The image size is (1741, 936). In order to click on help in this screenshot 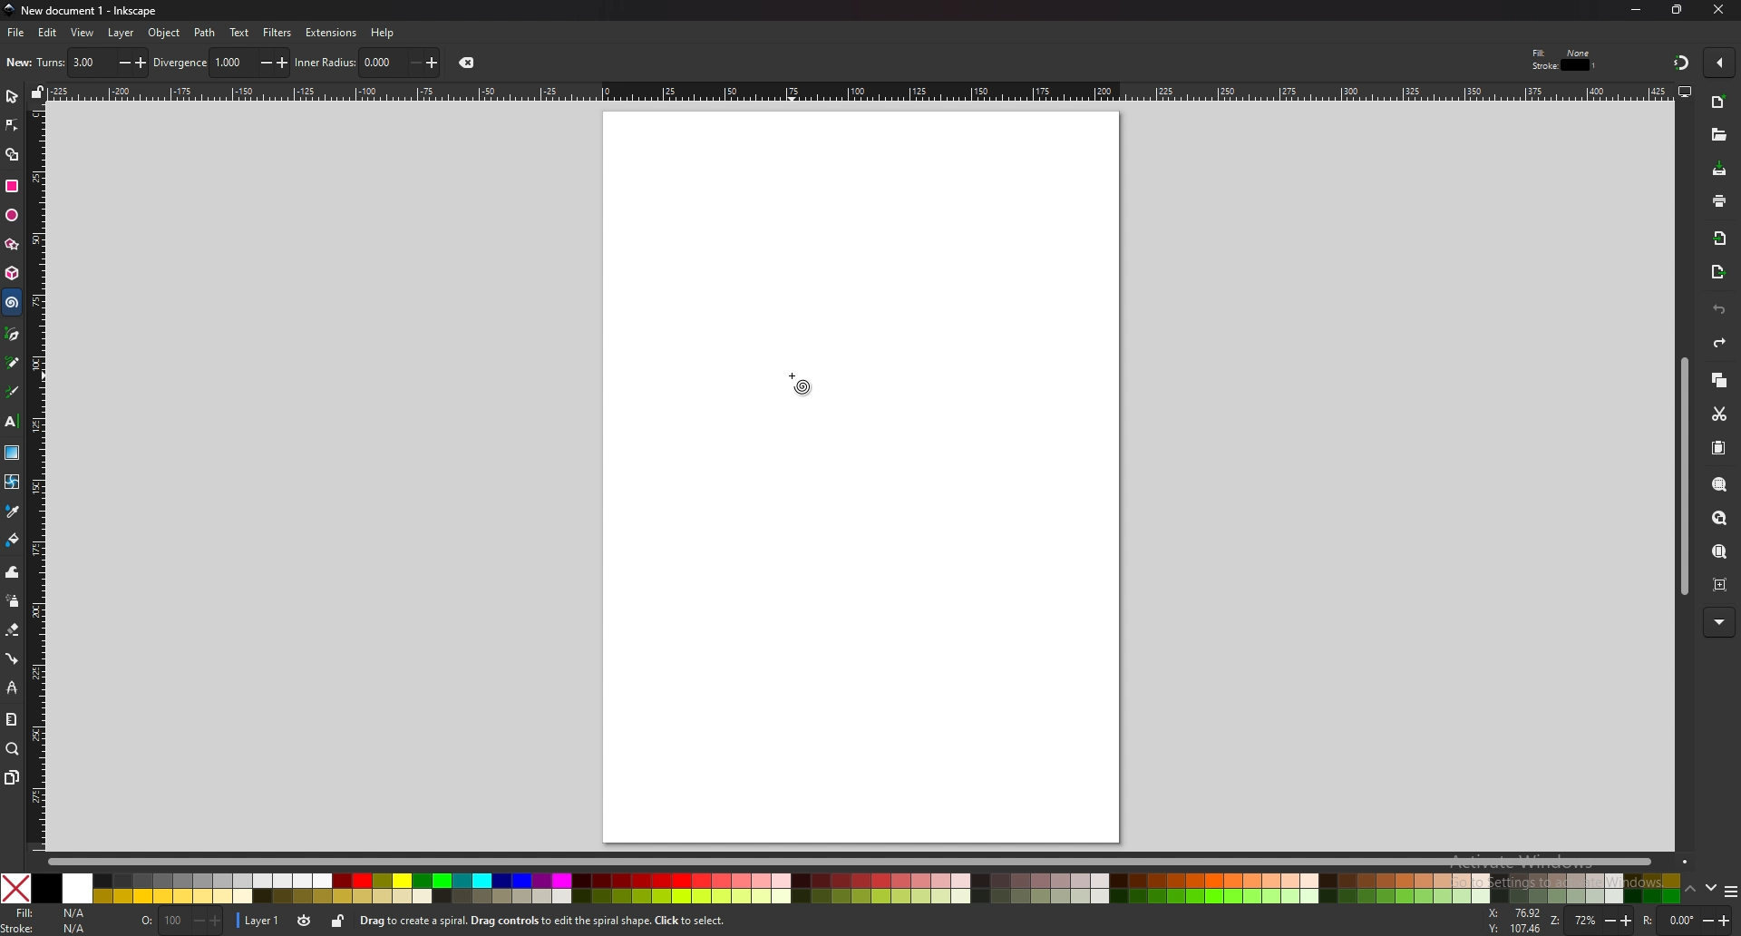, I will do `click(383, 33)`.